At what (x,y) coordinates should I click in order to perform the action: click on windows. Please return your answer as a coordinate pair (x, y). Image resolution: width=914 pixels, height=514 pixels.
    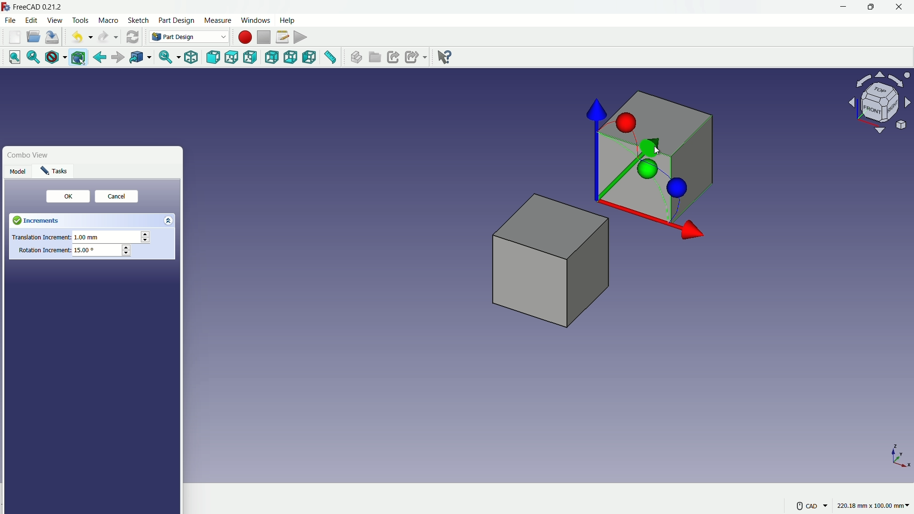
    Looking at the image, I should click on (255, 20).